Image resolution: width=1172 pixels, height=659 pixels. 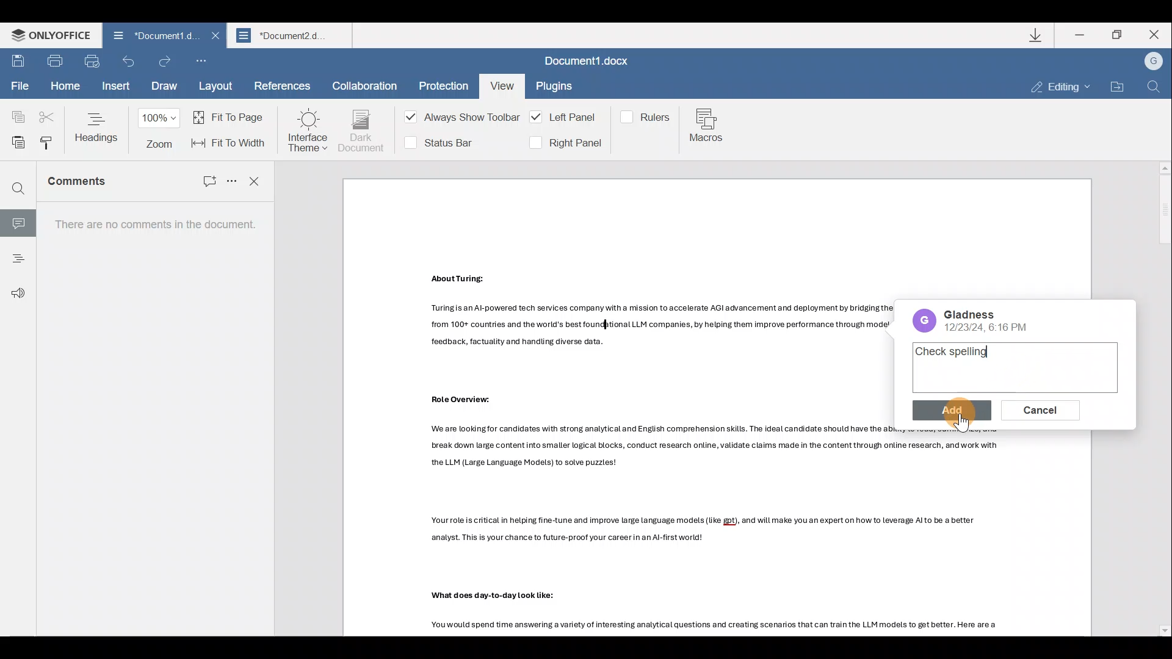 I want to click on Zoom, so click(x=161, y=131).